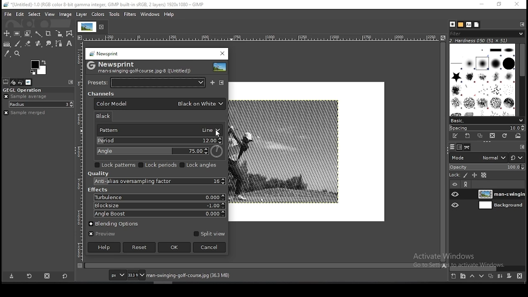 This screenshot has width=528, height=297. What do you see at coordinates (222, 54) in the screenshot?
I see `close window` at bounding box center [222, 54].